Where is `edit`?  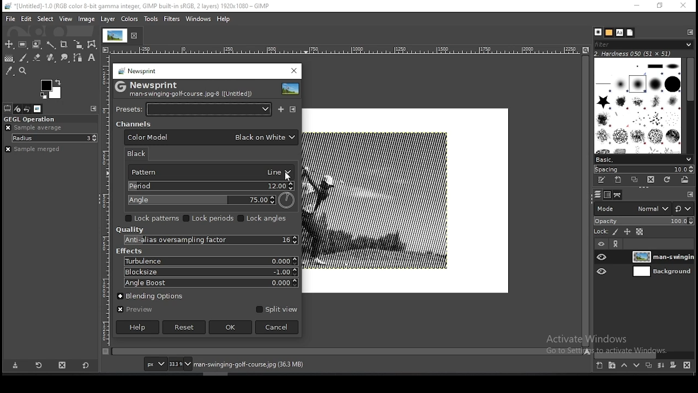 edit is located at coordinates (26, 20).